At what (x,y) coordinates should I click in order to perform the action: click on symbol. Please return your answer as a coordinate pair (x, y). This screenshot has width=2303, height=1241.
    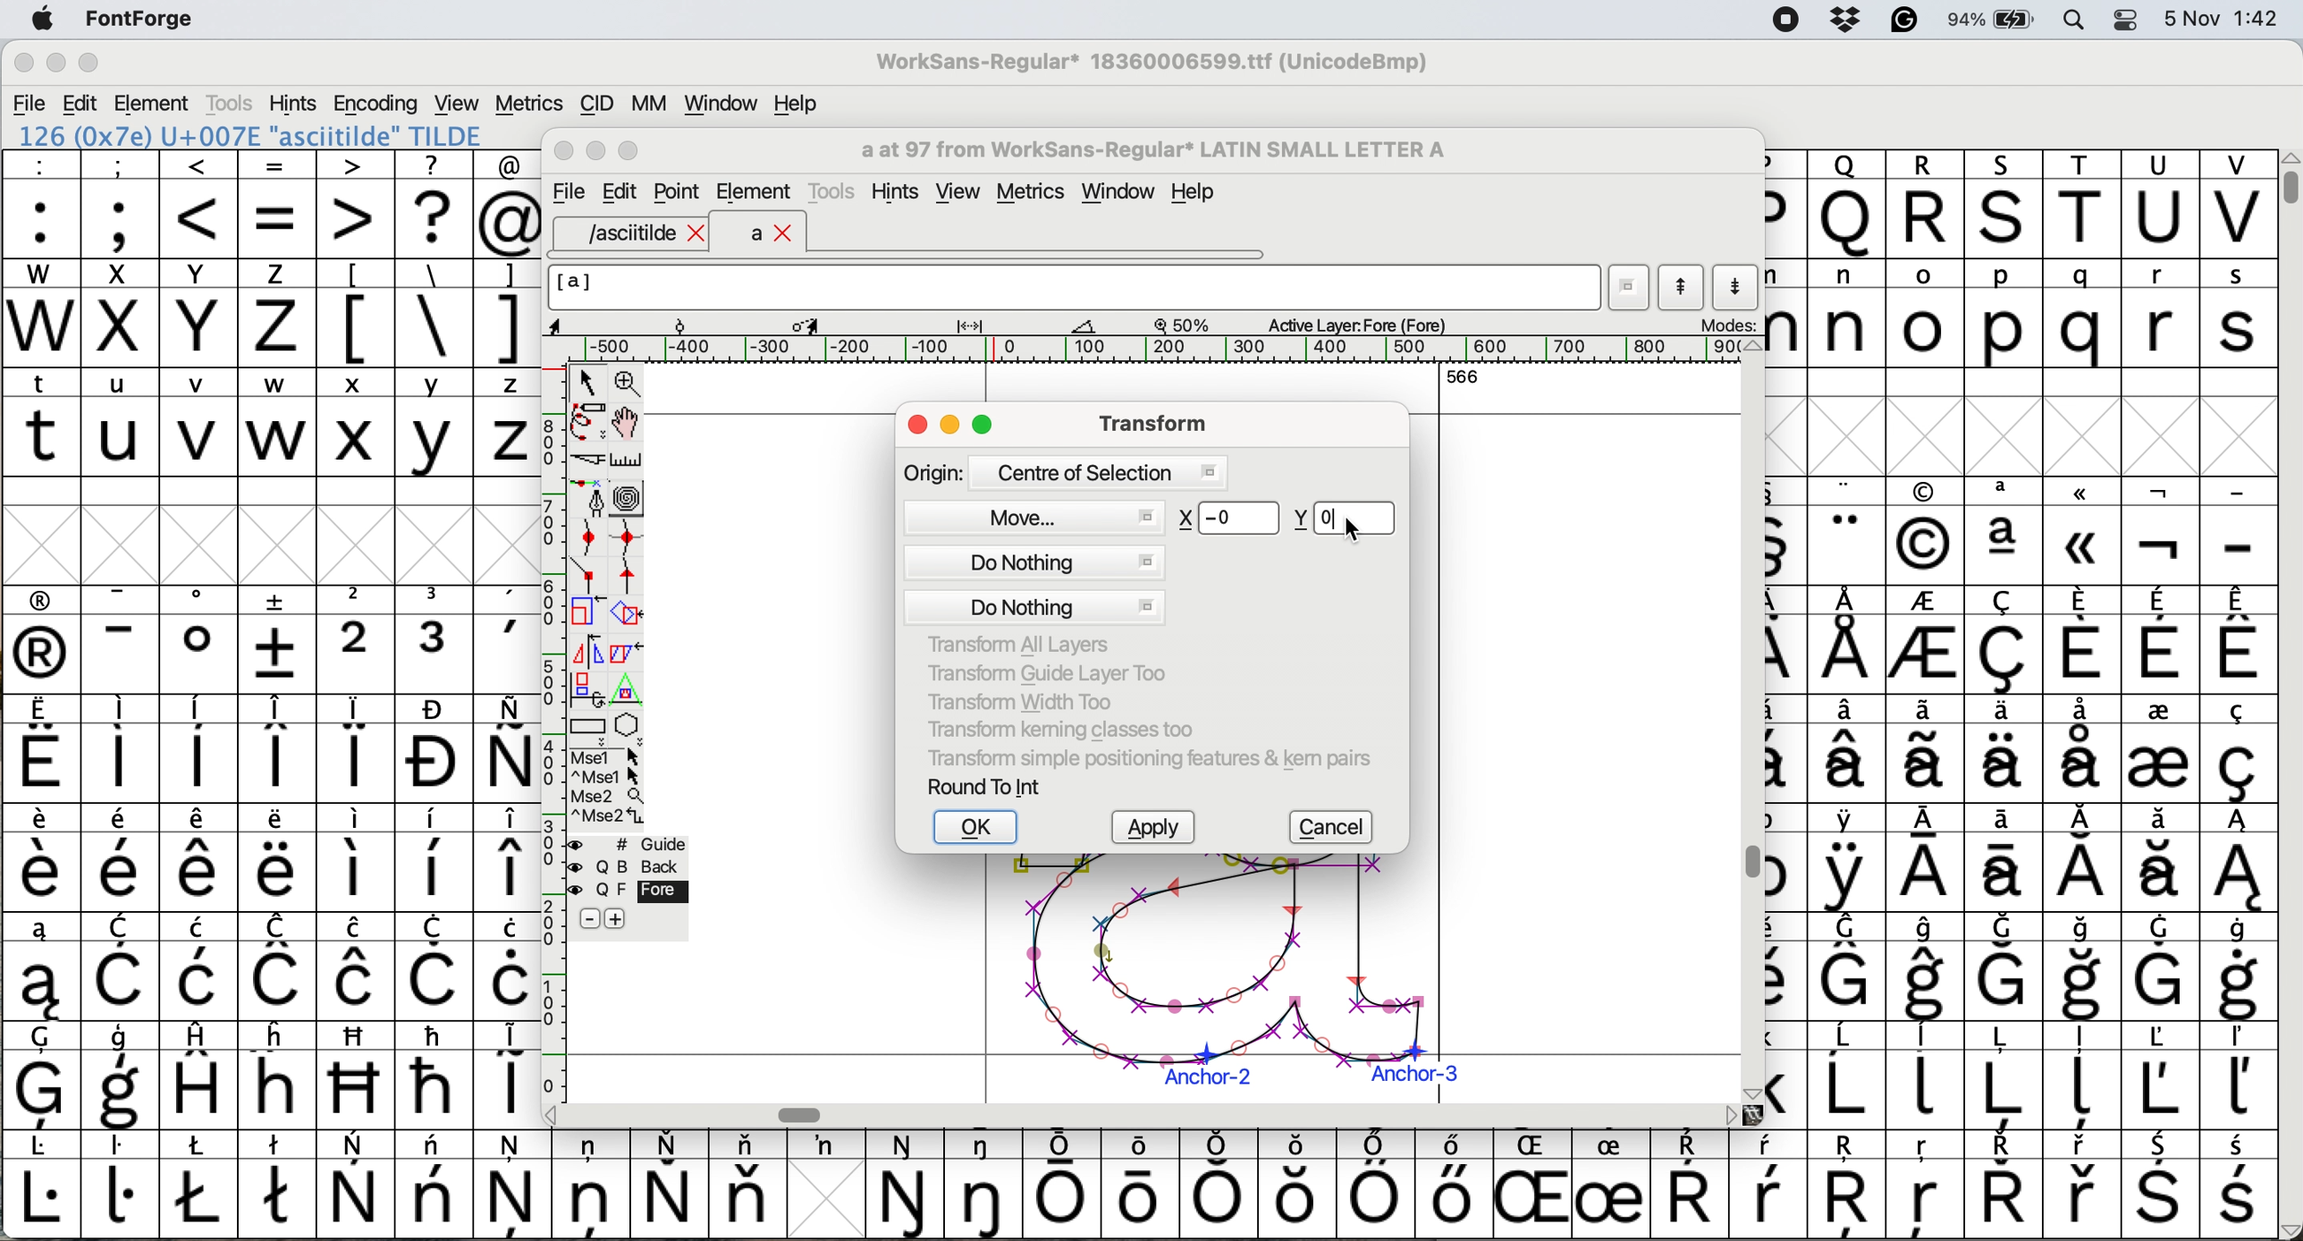
    Looking at the image, I should click on (280, 1182).